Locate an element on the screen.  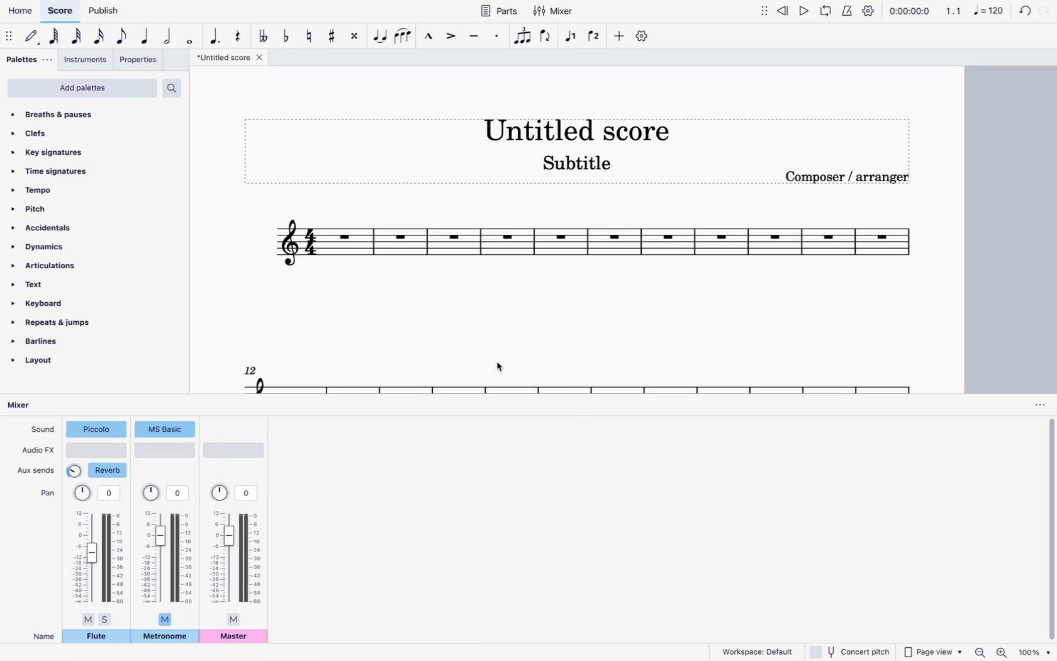
breaths & pauses is located at coordinates (70, 115).